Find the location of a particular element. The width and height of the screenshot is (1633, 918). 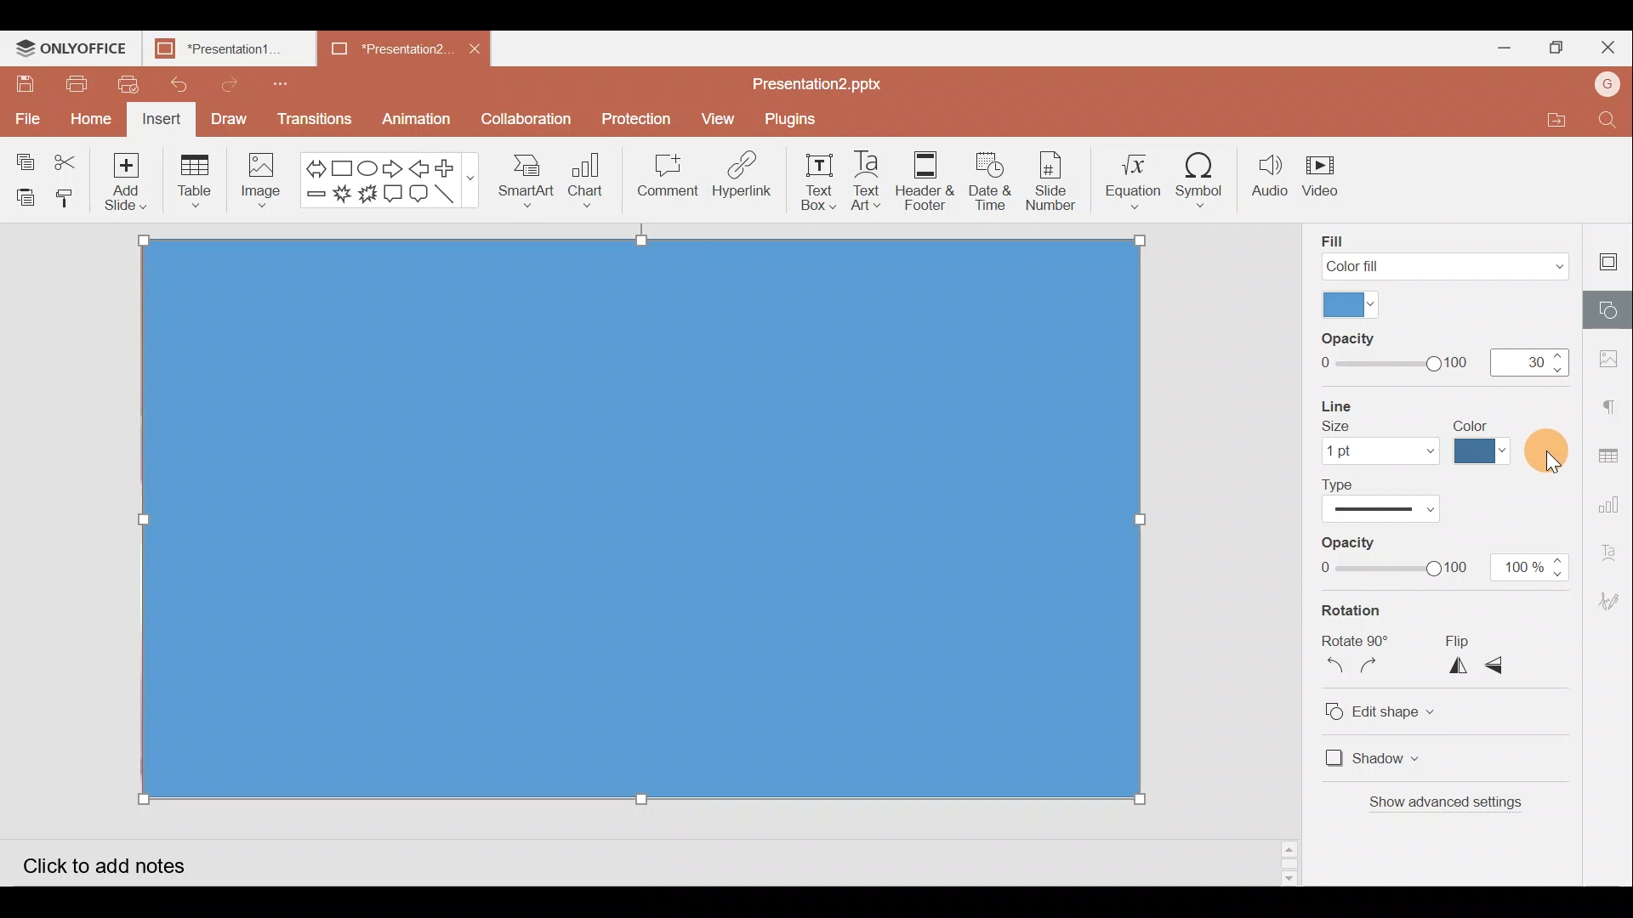

Home is located at coordinates (92, 117).